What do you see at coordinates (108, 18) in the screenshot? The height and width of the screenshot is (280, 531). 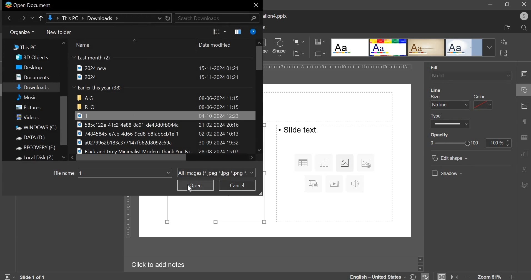 I see `file location` at bounding box center [108, 18].